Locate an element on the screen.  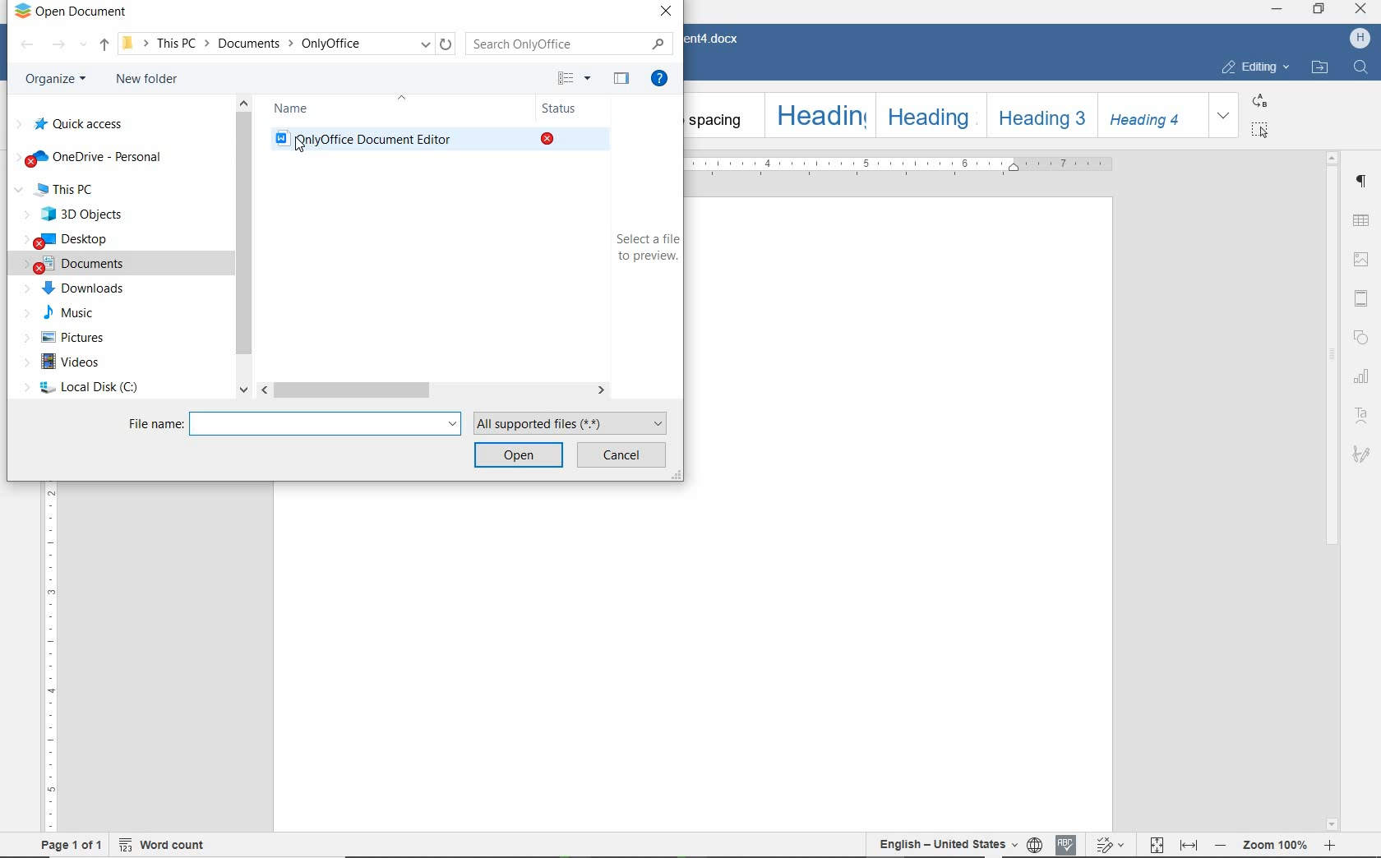
quick access is located at coordinates (90, 127).